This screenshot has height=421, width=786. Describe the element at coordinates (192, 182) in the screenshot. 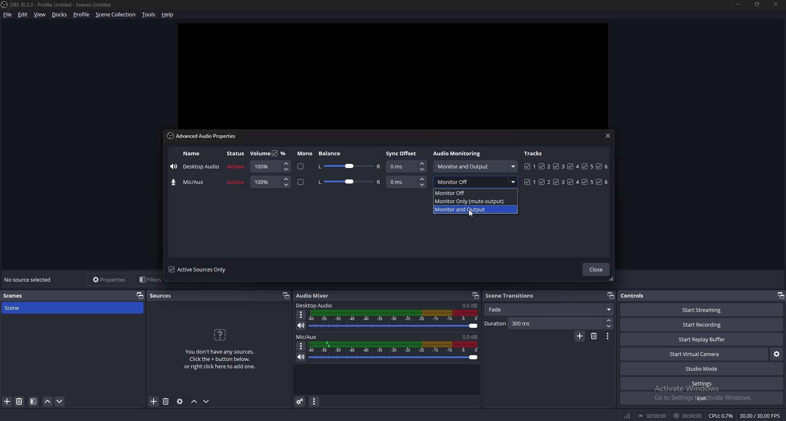

I see `name` at that location.